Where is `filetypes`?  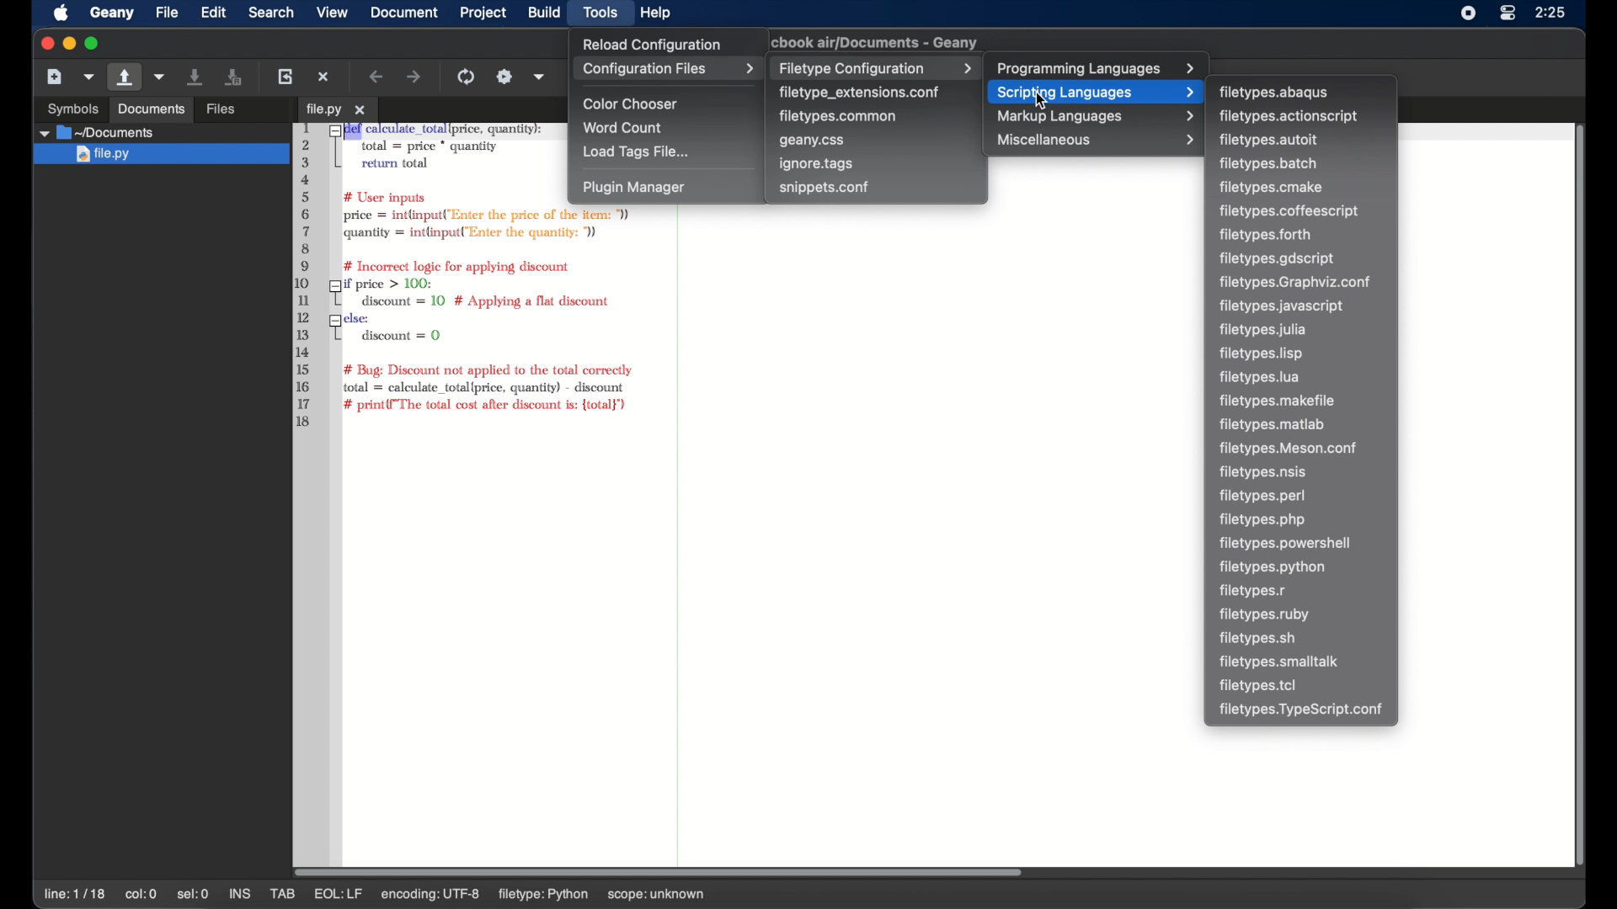 filetypes is located at coordinates (1282, 662).